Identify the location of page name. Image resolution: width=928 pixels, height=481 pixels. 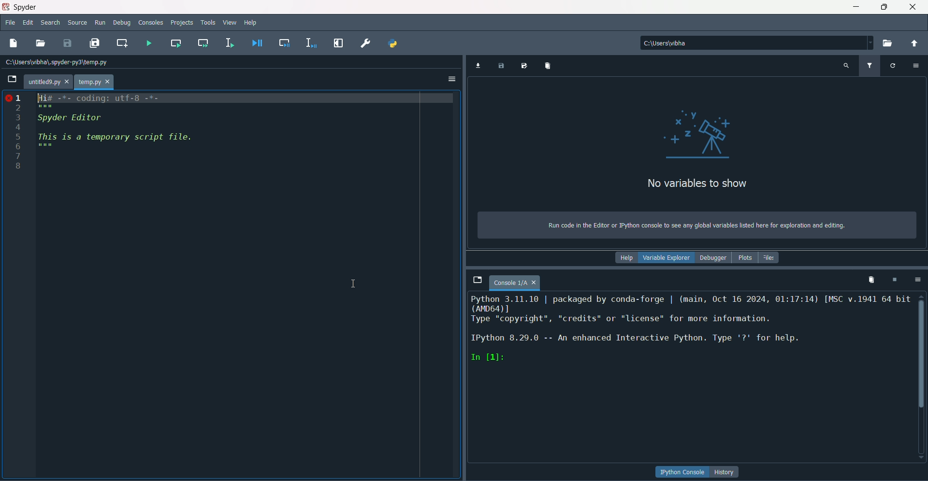
(517, 283).